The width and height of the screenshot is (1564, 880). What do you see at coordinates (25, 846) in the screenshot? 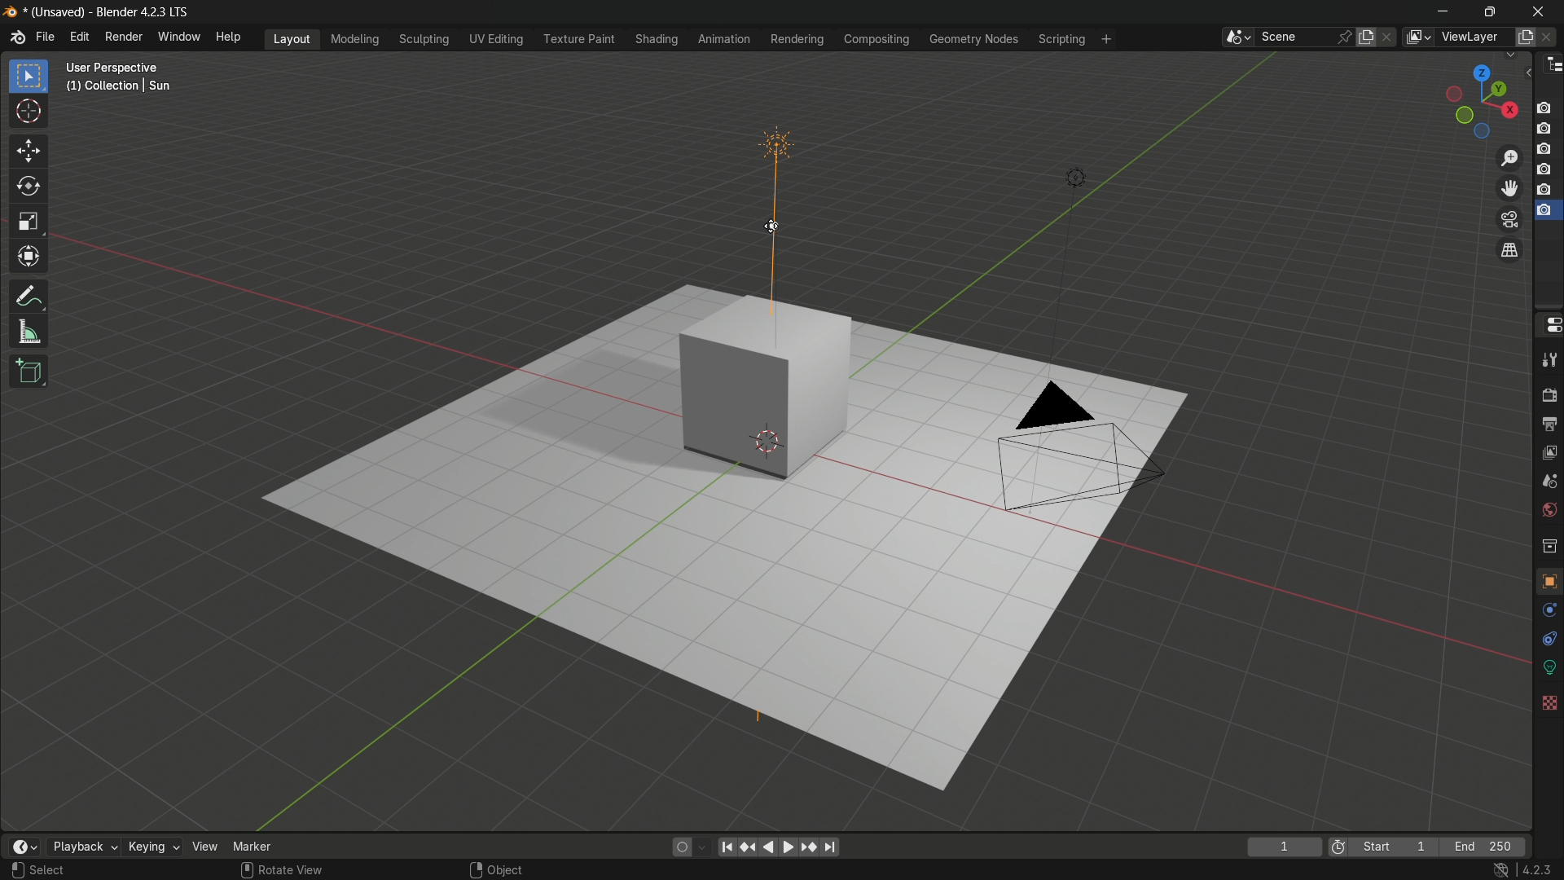
I see `timeline` at bounding box center [25, 846].